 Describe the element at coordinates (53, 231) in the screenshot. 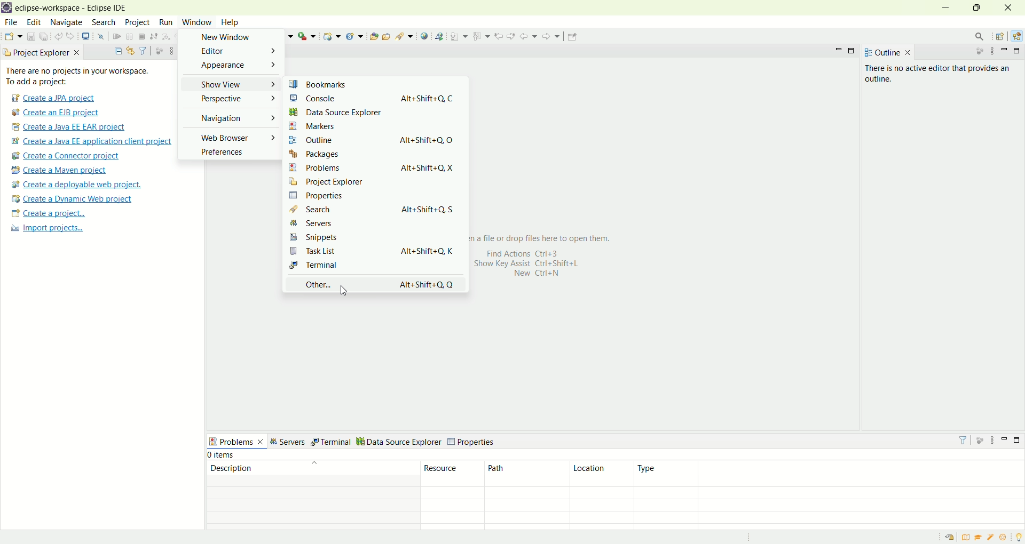

I see `import projects` at that location.